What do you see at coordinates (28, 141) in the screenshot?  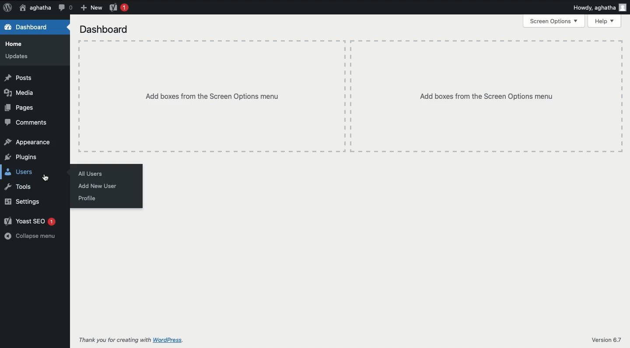 I see `Appearance` at bounding box center [28, 141].